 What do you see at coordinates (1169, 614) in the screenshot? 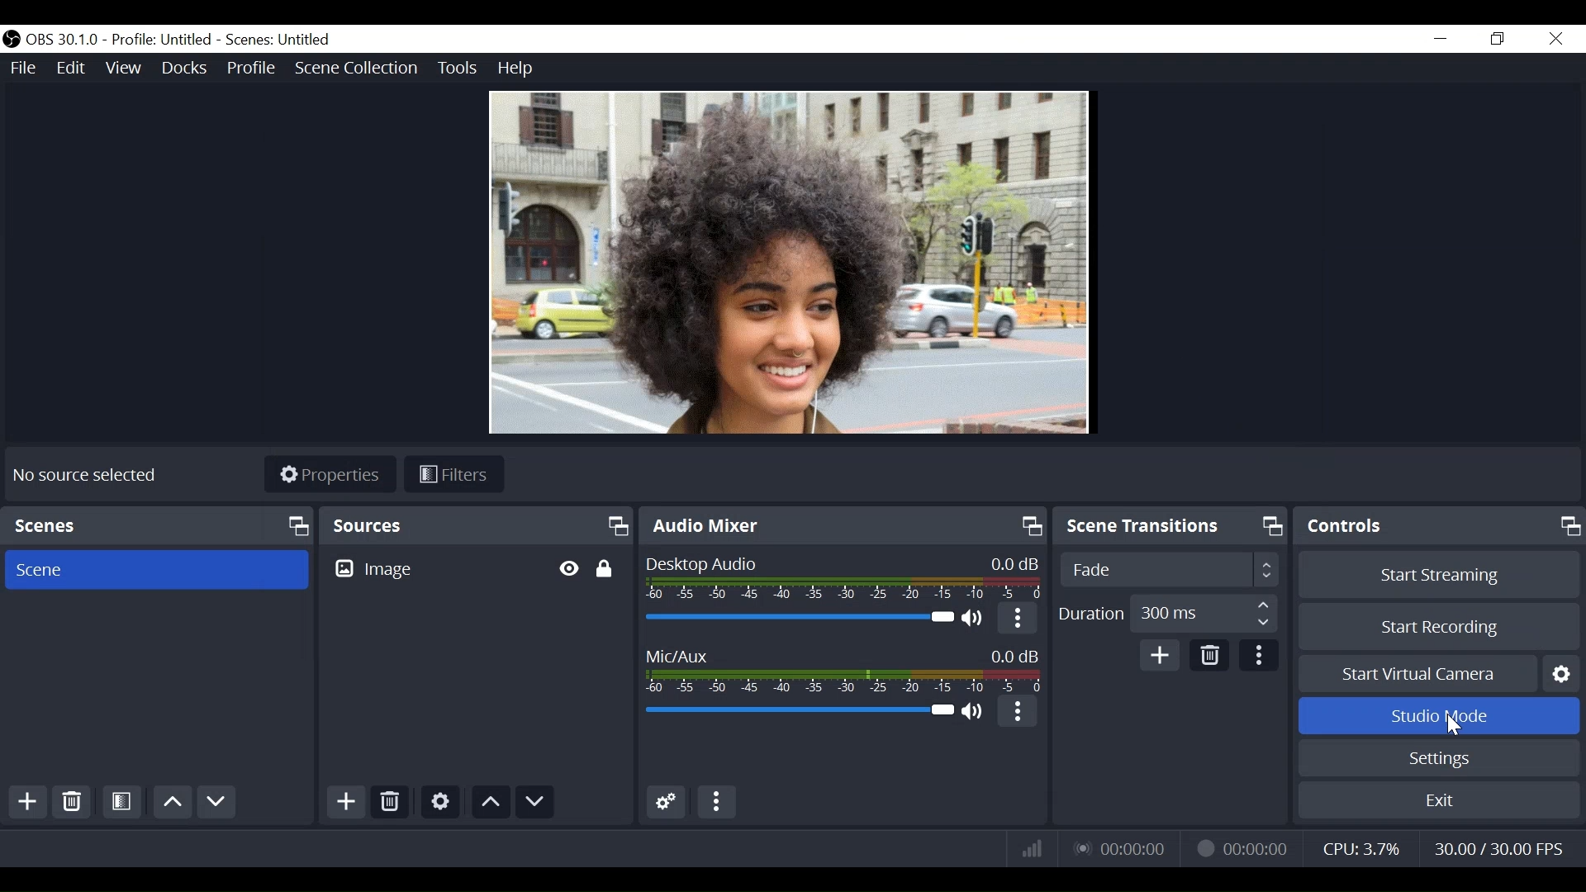
I see `Adjust Duration` at bounding box center [1169, 614].